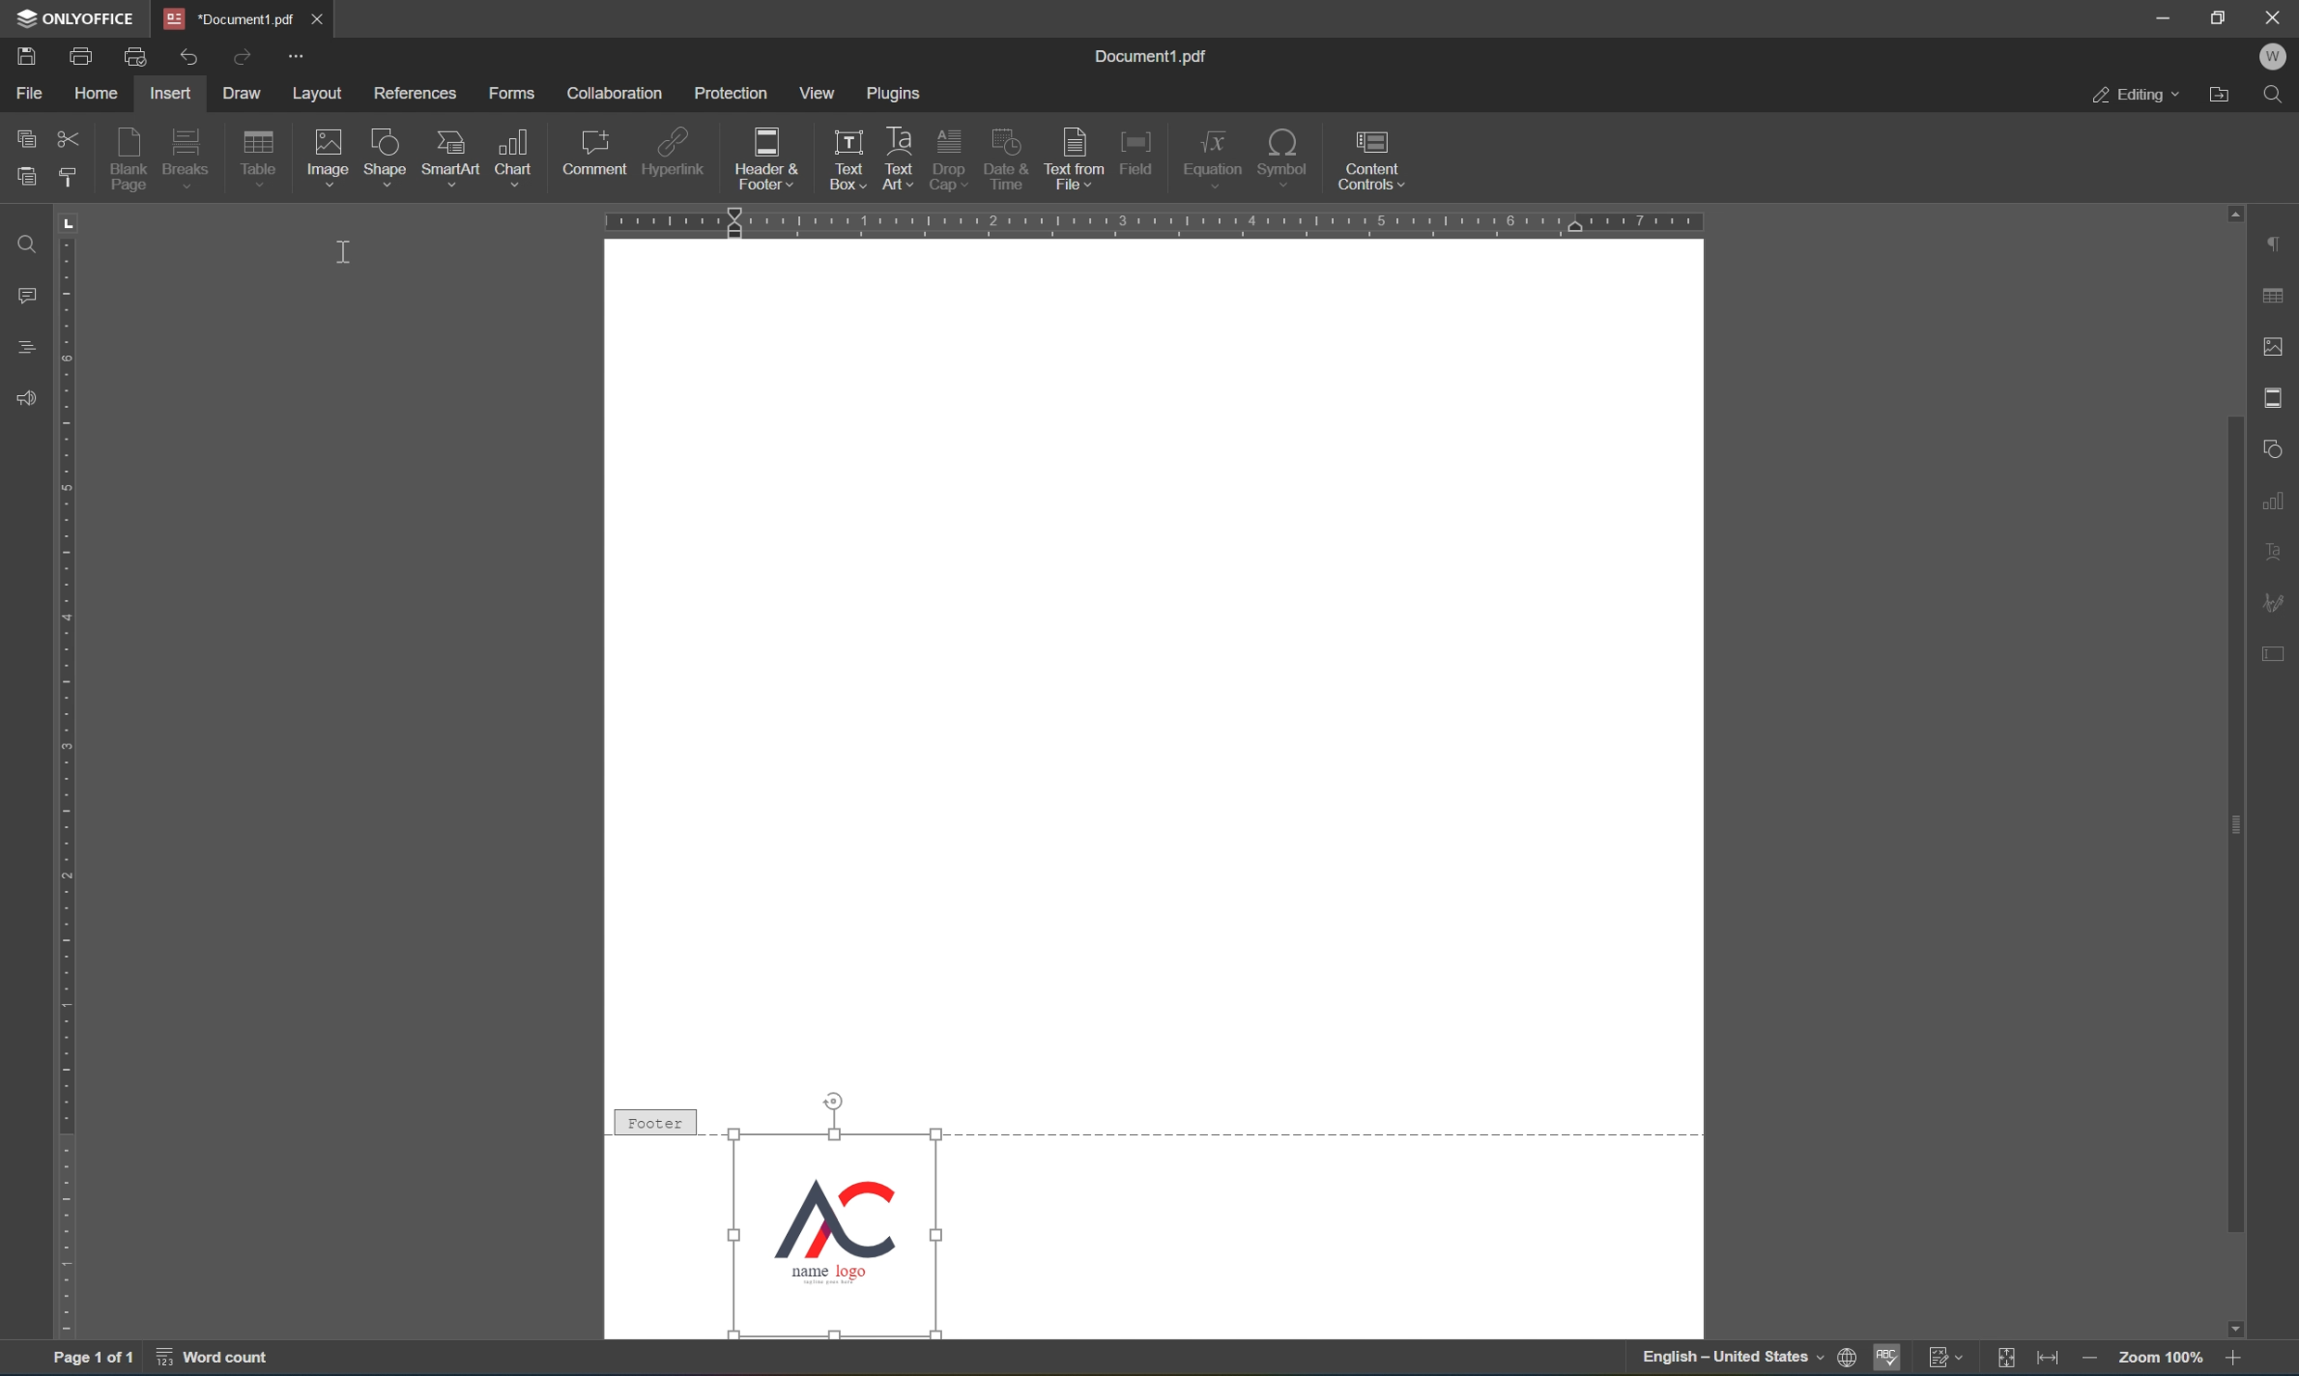  Describe the element at coordinates (322, 93) in the screenshot. I see `layout` at that location.